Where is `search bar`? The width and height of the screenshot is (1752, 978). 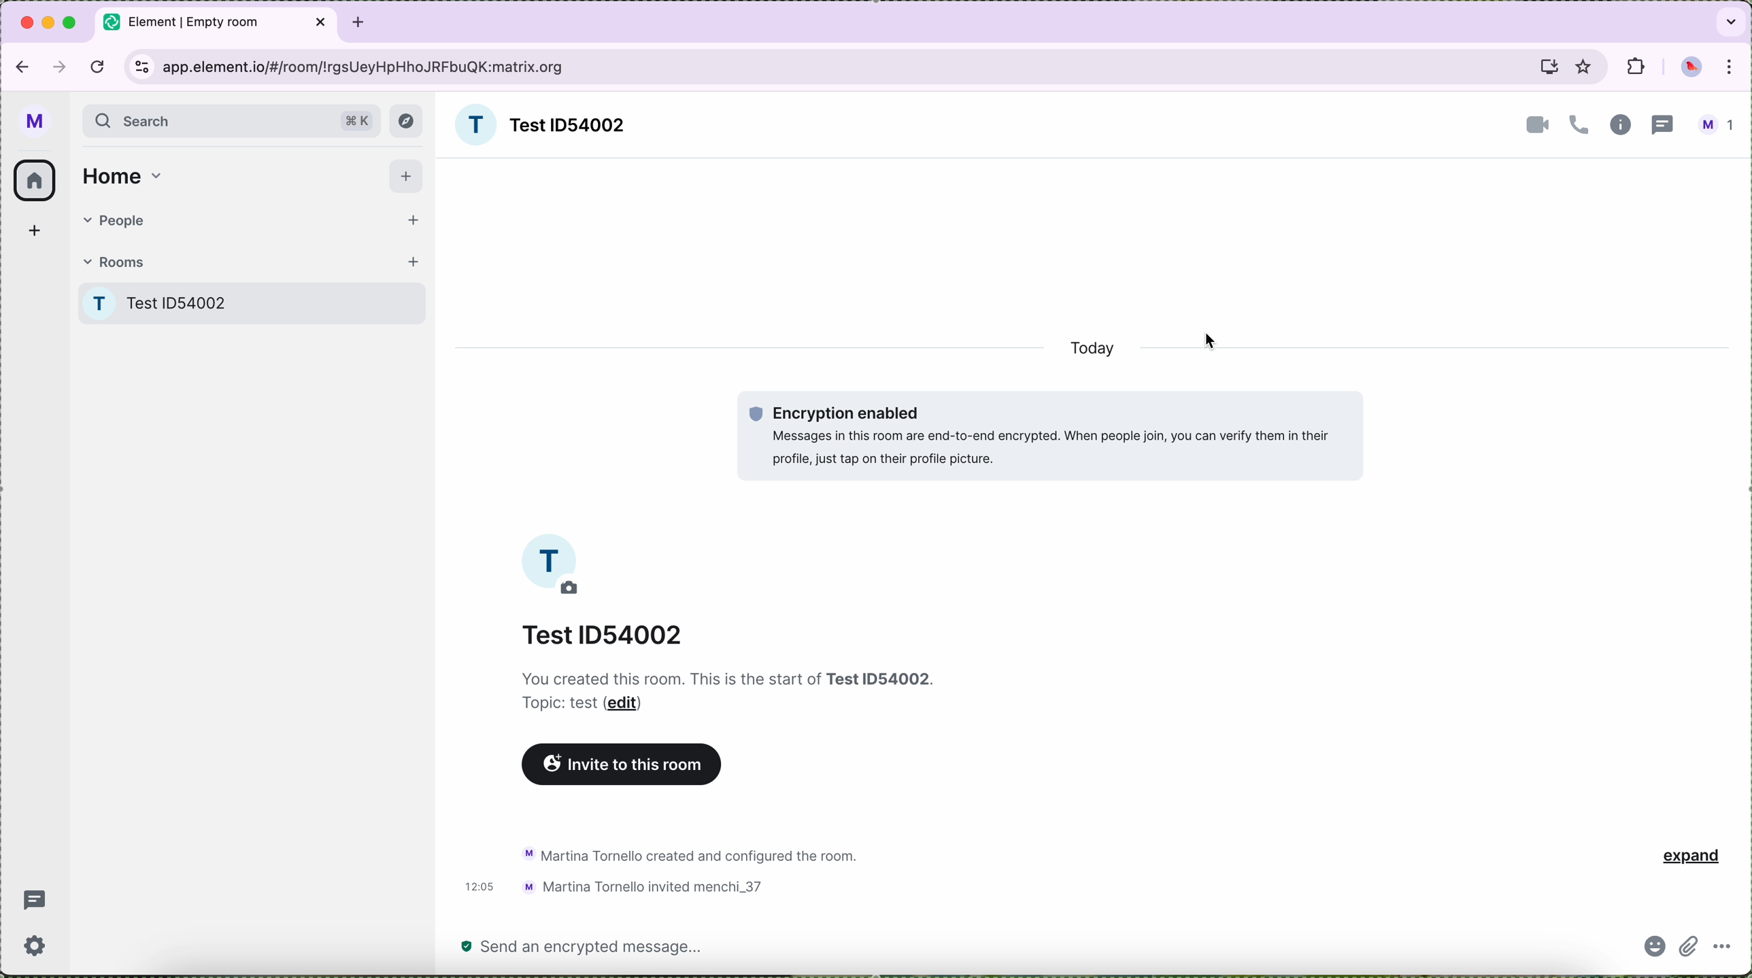
search bar is located at coordinates (231, 122).